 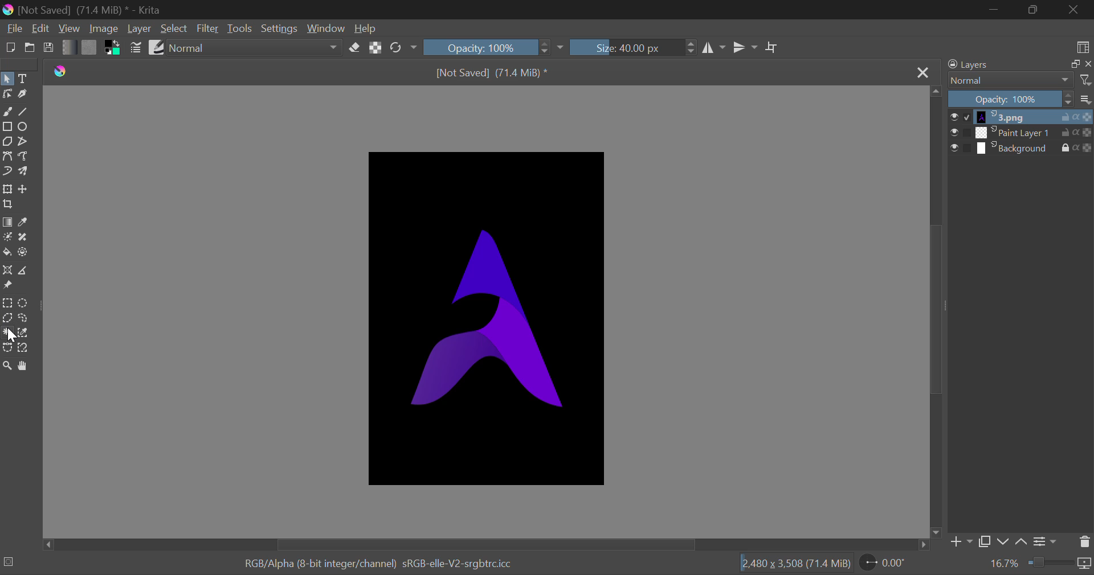 What do you see at coordinates (561, 47) in the screenshot?
I see `dropdown` at bounding box center [561, 47].